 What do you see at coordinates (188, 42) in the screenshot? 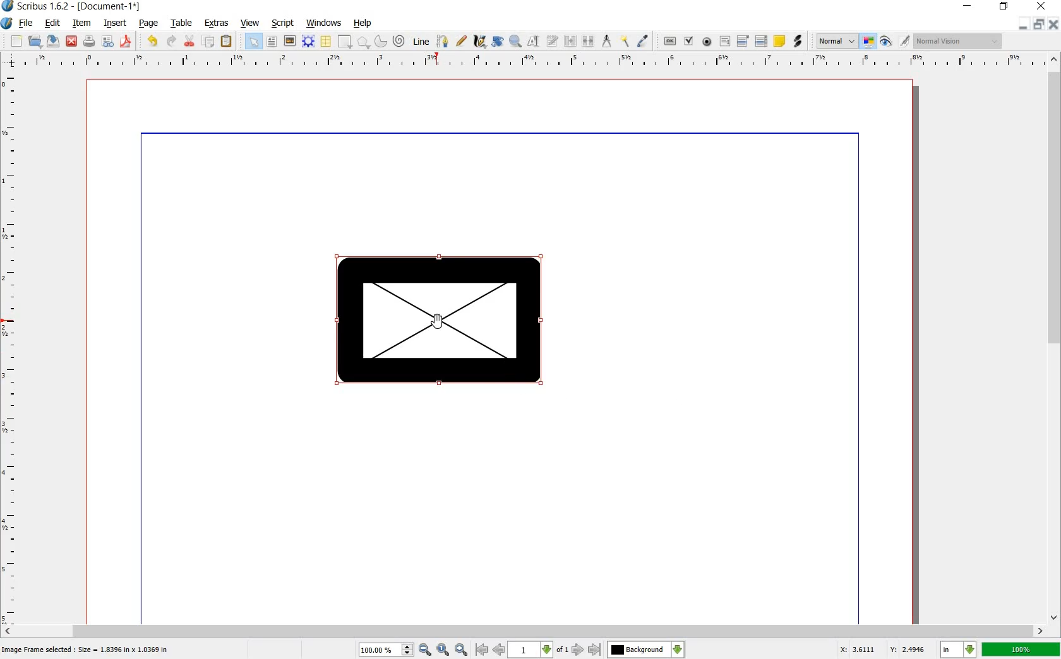
I see `cut` at bounding box center [188, 42].